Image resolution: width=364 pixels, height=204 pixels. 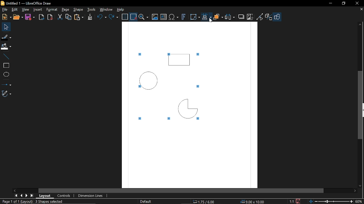 What do you see at coordinates (277, 17) in the screenshot?
I see `Shapes` at bounding box center [277, 17].